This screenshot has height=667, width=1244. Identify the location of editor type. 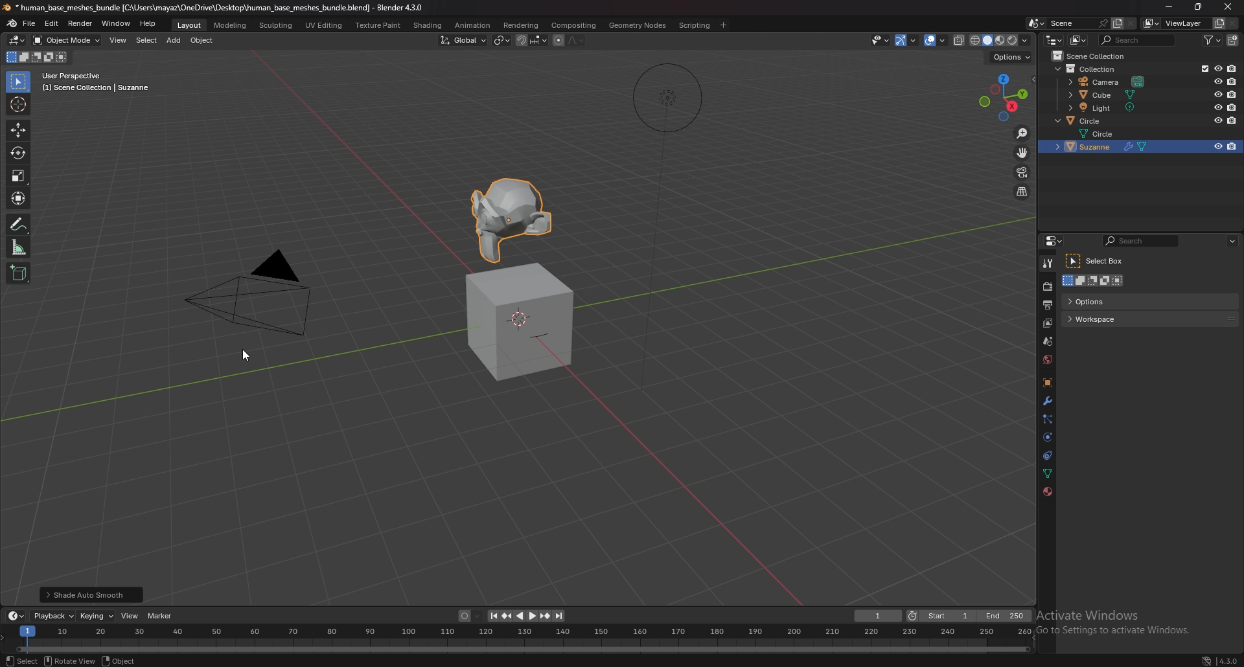
(16, 616).